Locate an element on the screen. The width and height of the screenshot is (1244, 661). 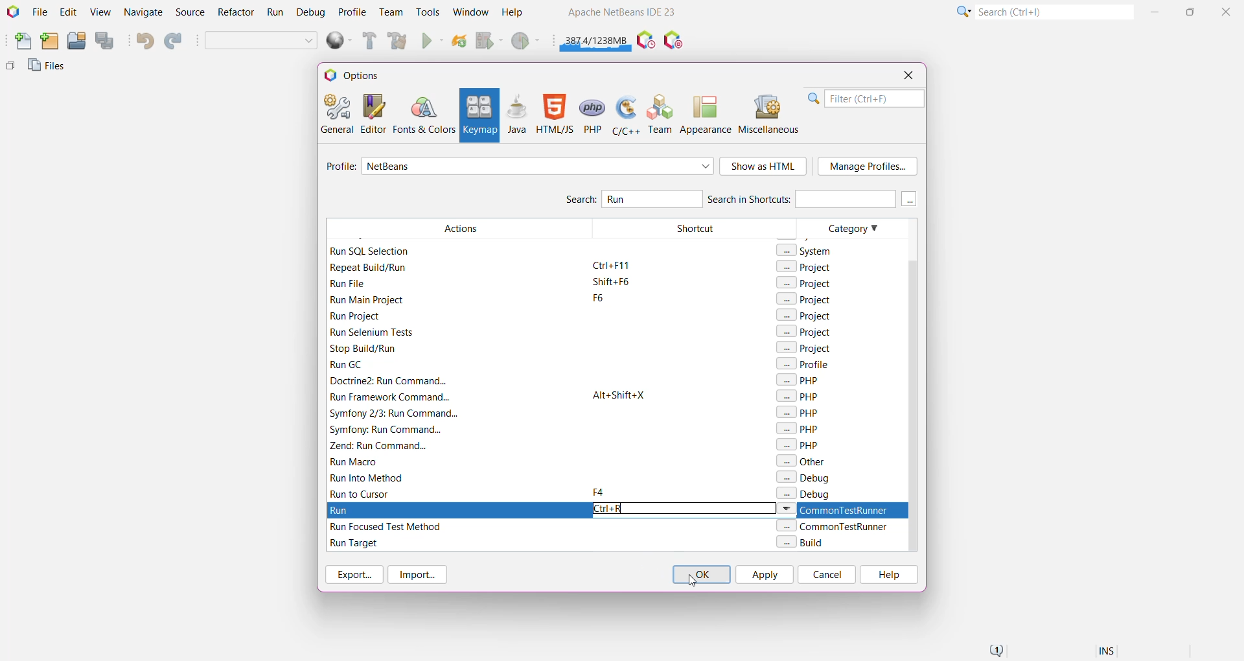
Minimize is located at coordinates (1157, 12).